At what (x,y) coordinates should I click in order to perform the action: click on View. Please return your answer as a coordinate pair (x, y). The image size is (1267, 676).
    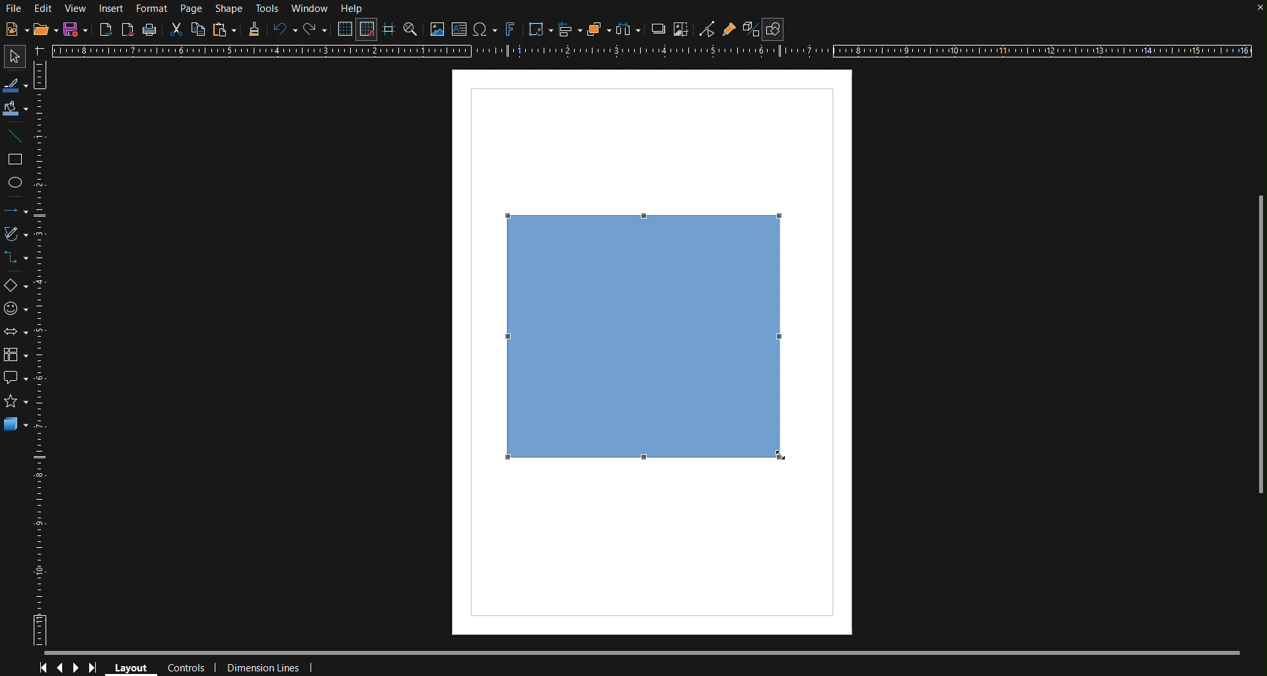
    Looking at the image, I should click on (75, 9).